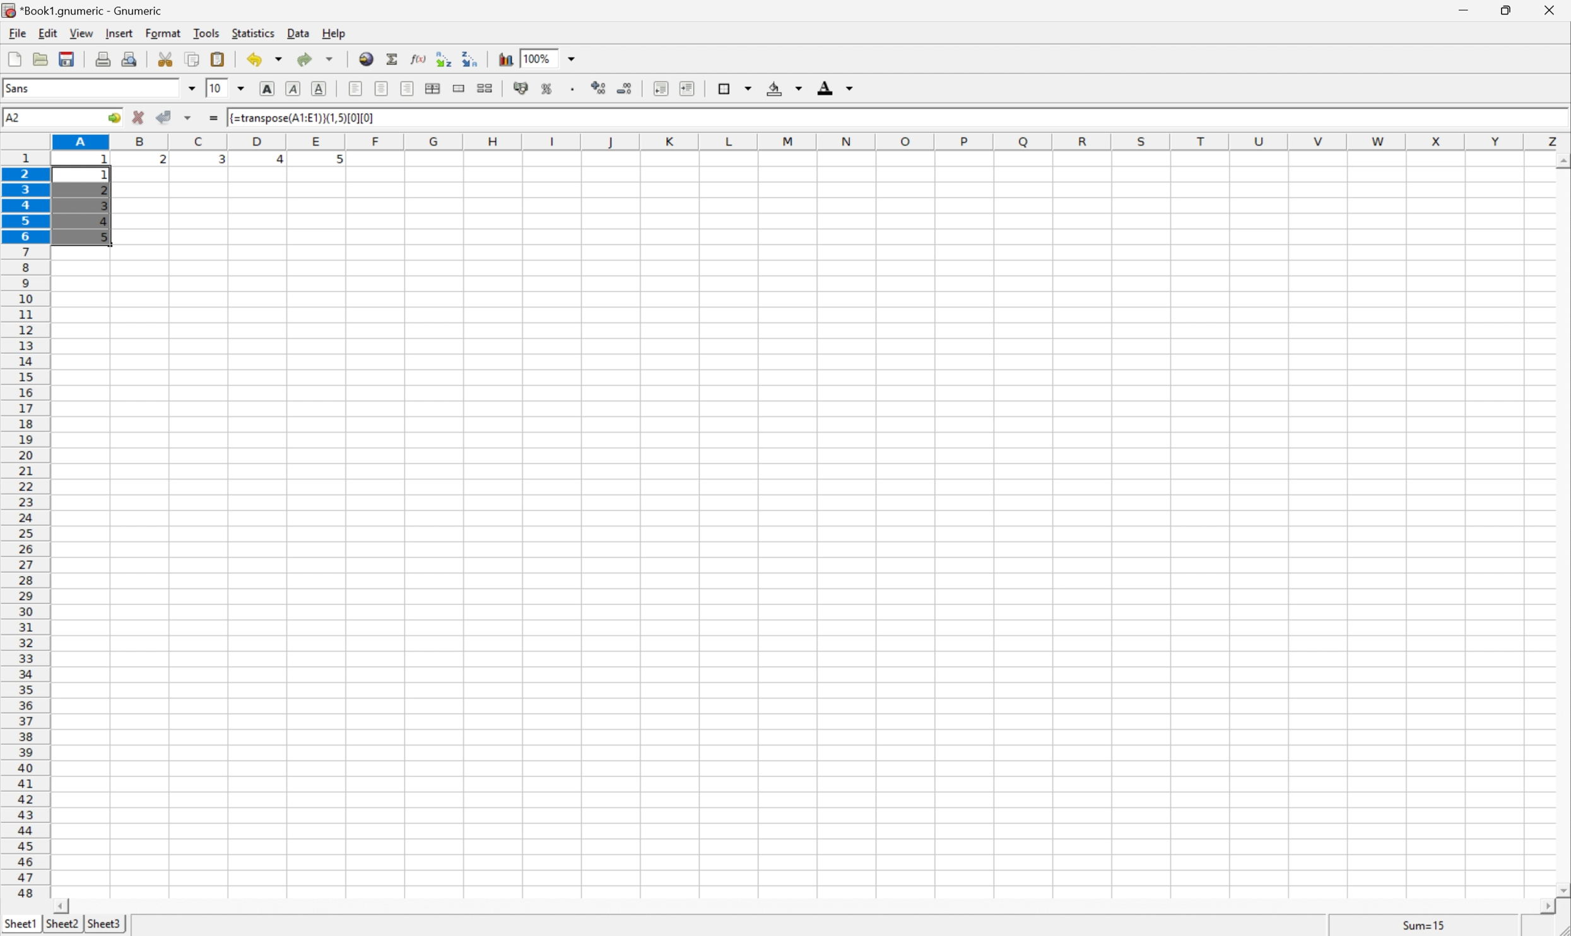 This screenshot has height=936, width=1571. Describe the element at coordinates (1561, 885) in the screenshot. I see `scroll down` at that location.